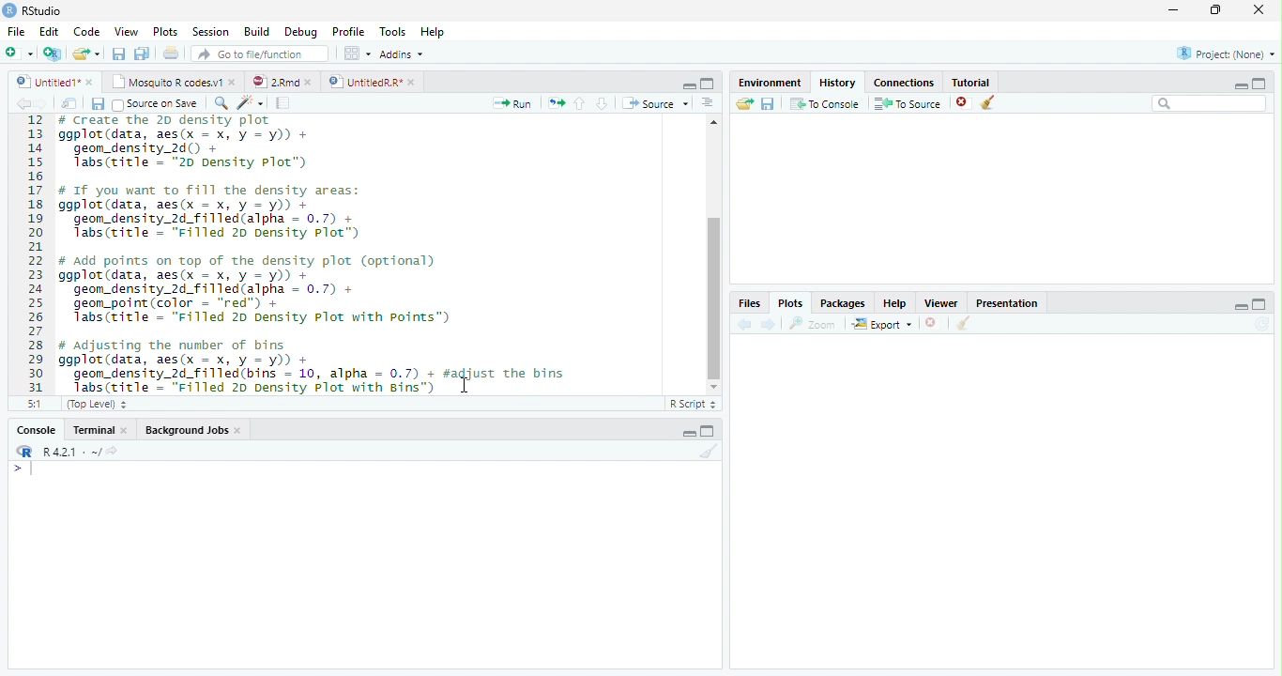 Image resolution: width=1282 pixels, height=676 pixels. What do you see at coordinates (188, 431) in the screenshot?
I see `Background Jobs` at bounding box center [188, 431].